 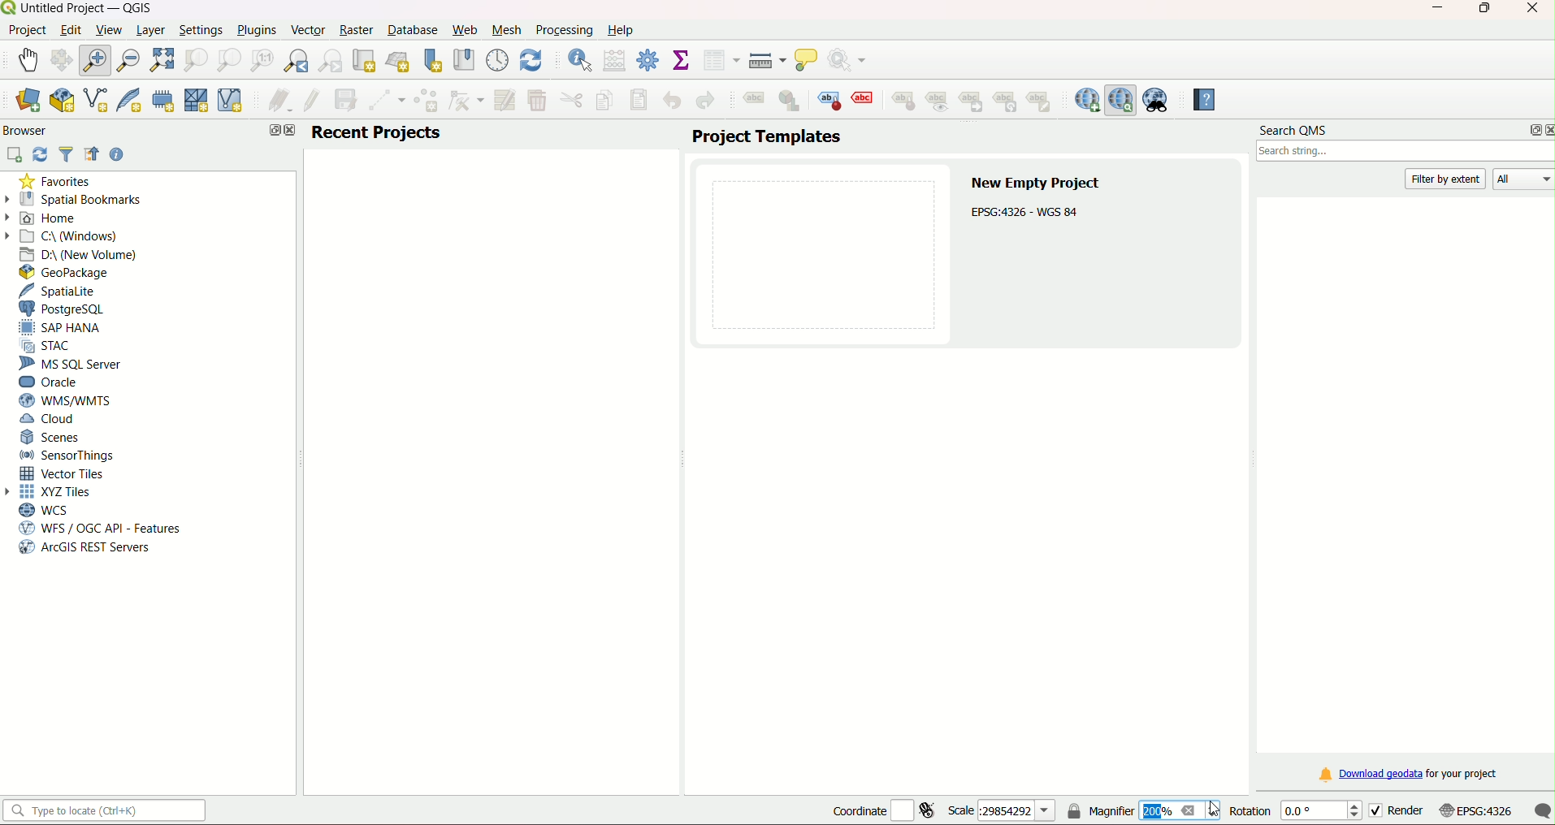 I want to click on redo, so click(x=704, y=102).